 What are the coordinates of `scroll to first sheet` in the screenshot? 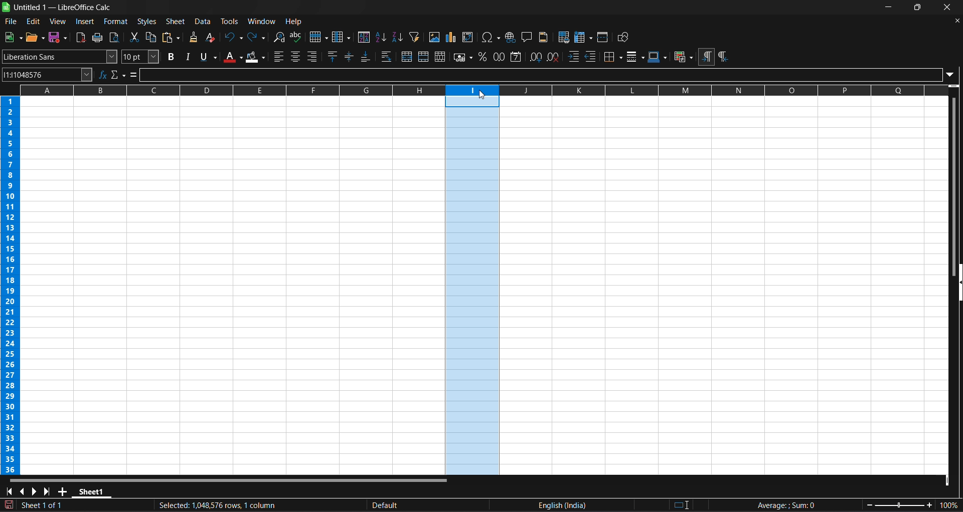 It's located at (8, 491).